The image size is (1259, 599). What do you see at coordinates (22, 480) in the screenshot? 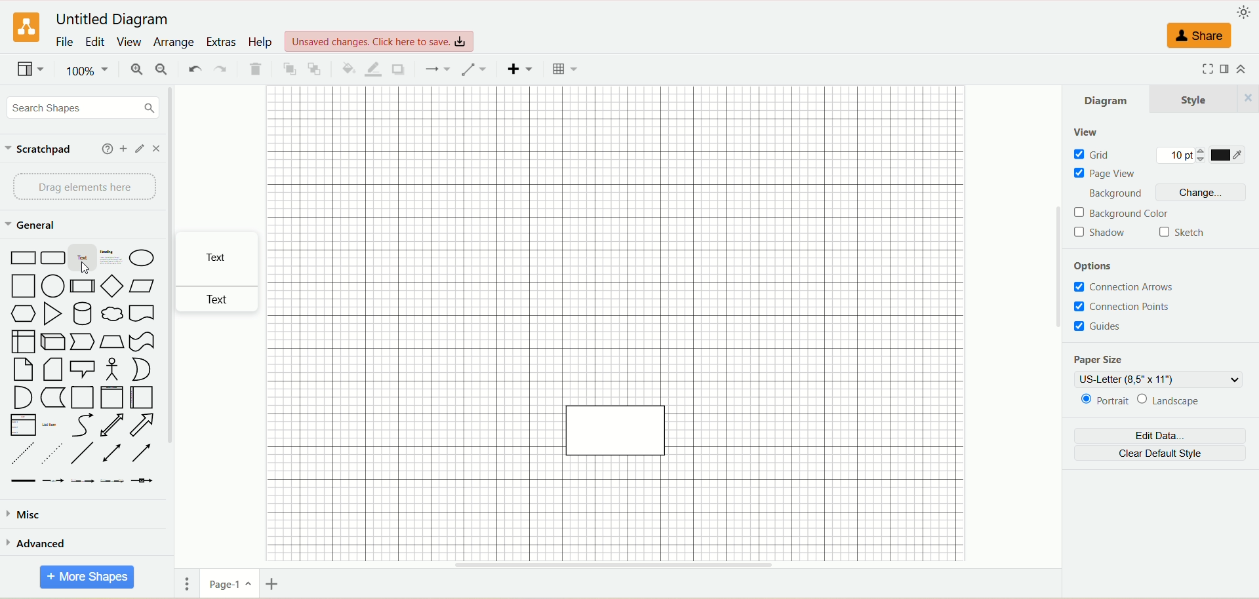
I see `connector 1` at bounding box center [22, 480].